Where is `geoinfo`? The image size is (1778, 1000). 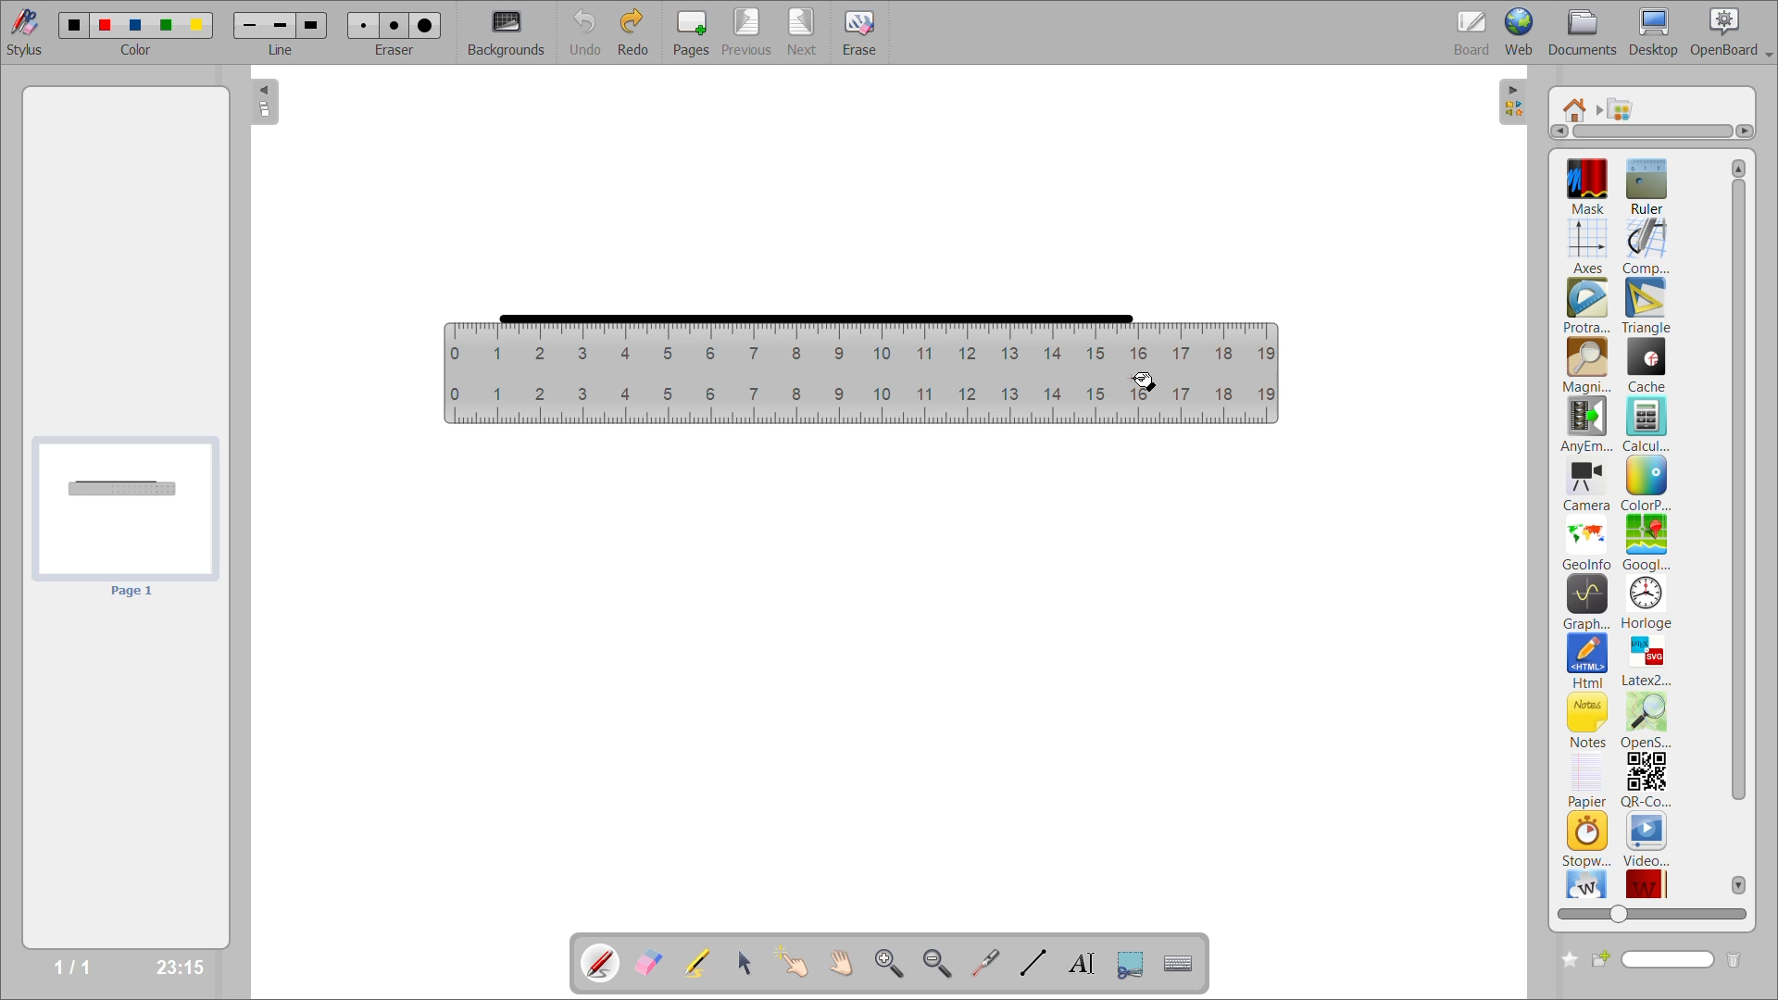
geoinfo is located at coordinates (1588, 543).